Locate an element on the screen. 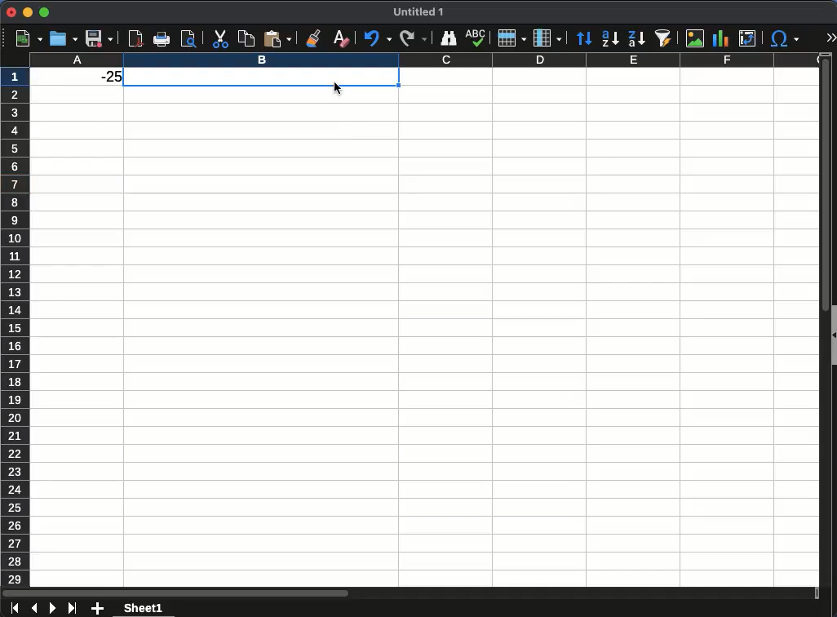 The image size is (837, 617). finder is located at coordinates (449, 38).